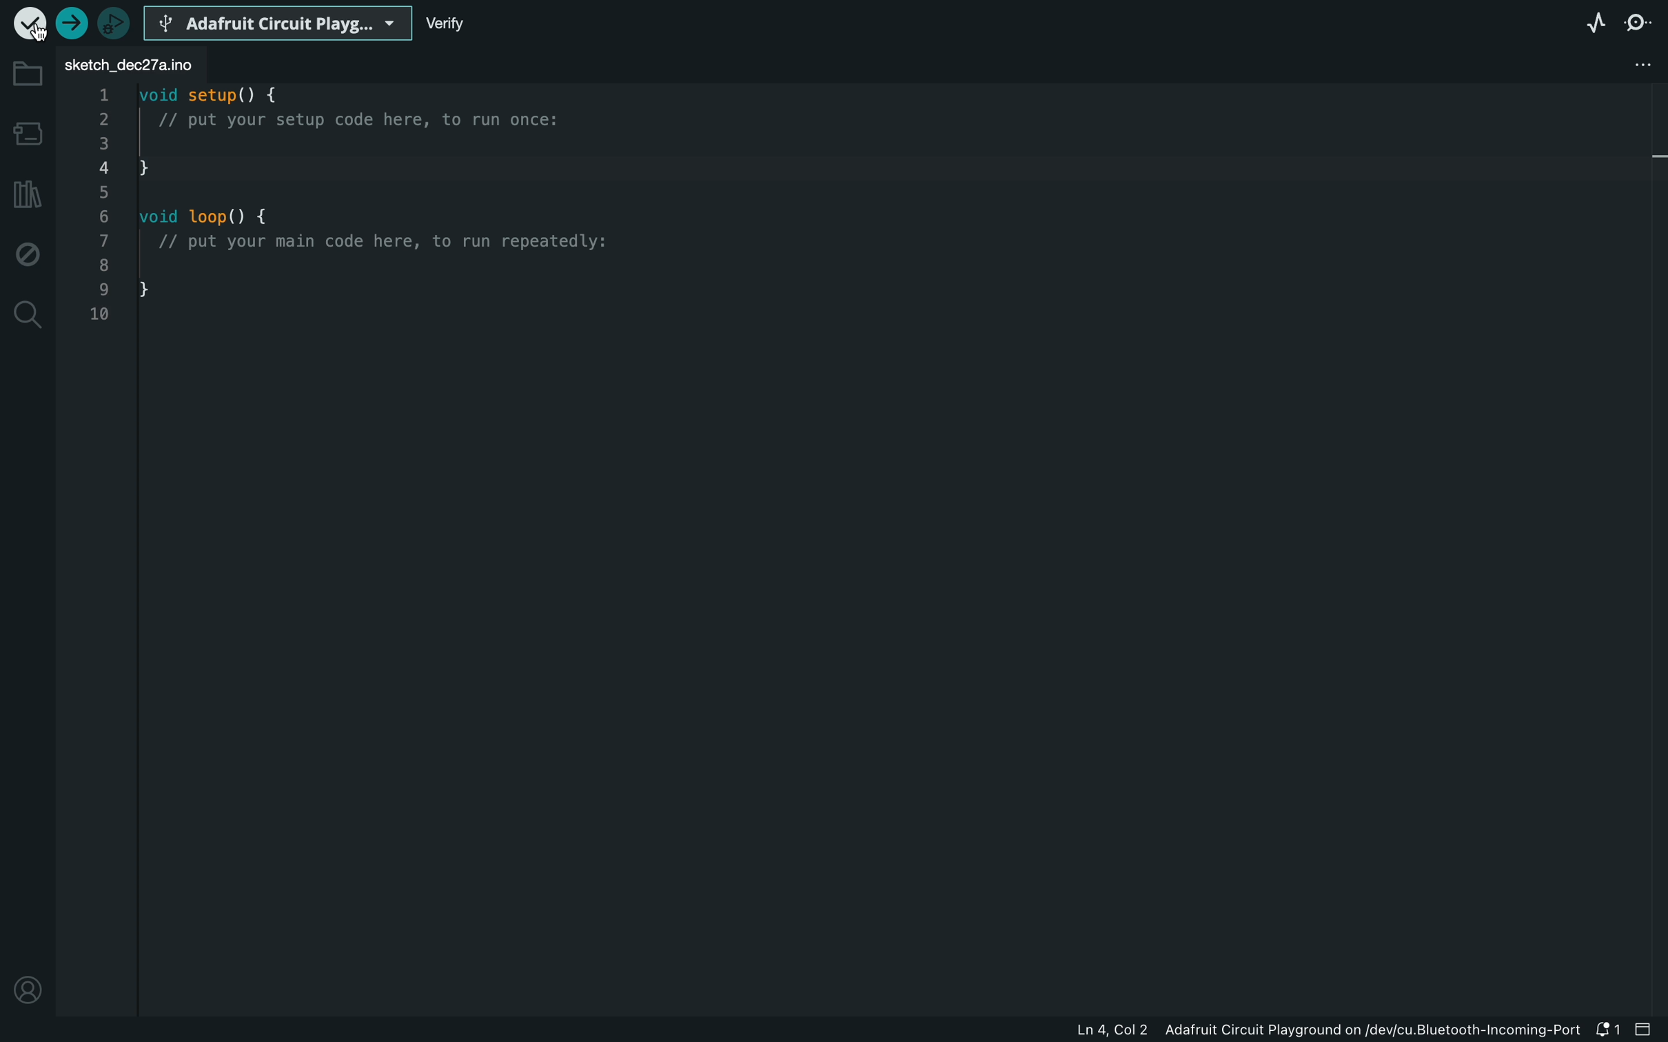  Describe the element at coordinates (141, 63) in the screenshot. I see `file tab` at that location.